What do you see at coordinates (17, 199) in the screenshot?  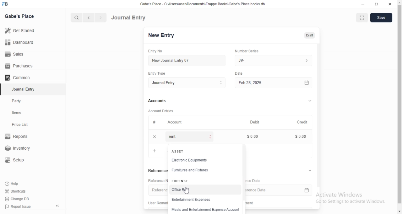 I see `‘Change DB` at bounding box center [17, 199].